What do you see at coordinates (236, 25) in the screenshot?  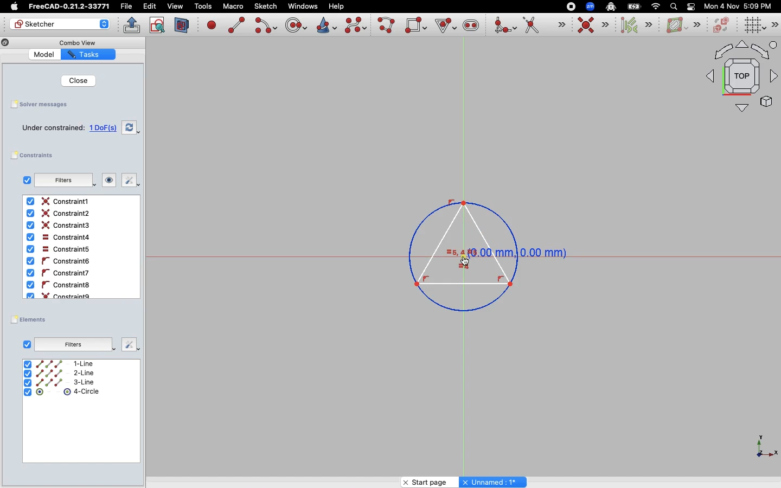 I see `Create line` at bounding box center [236, 25].